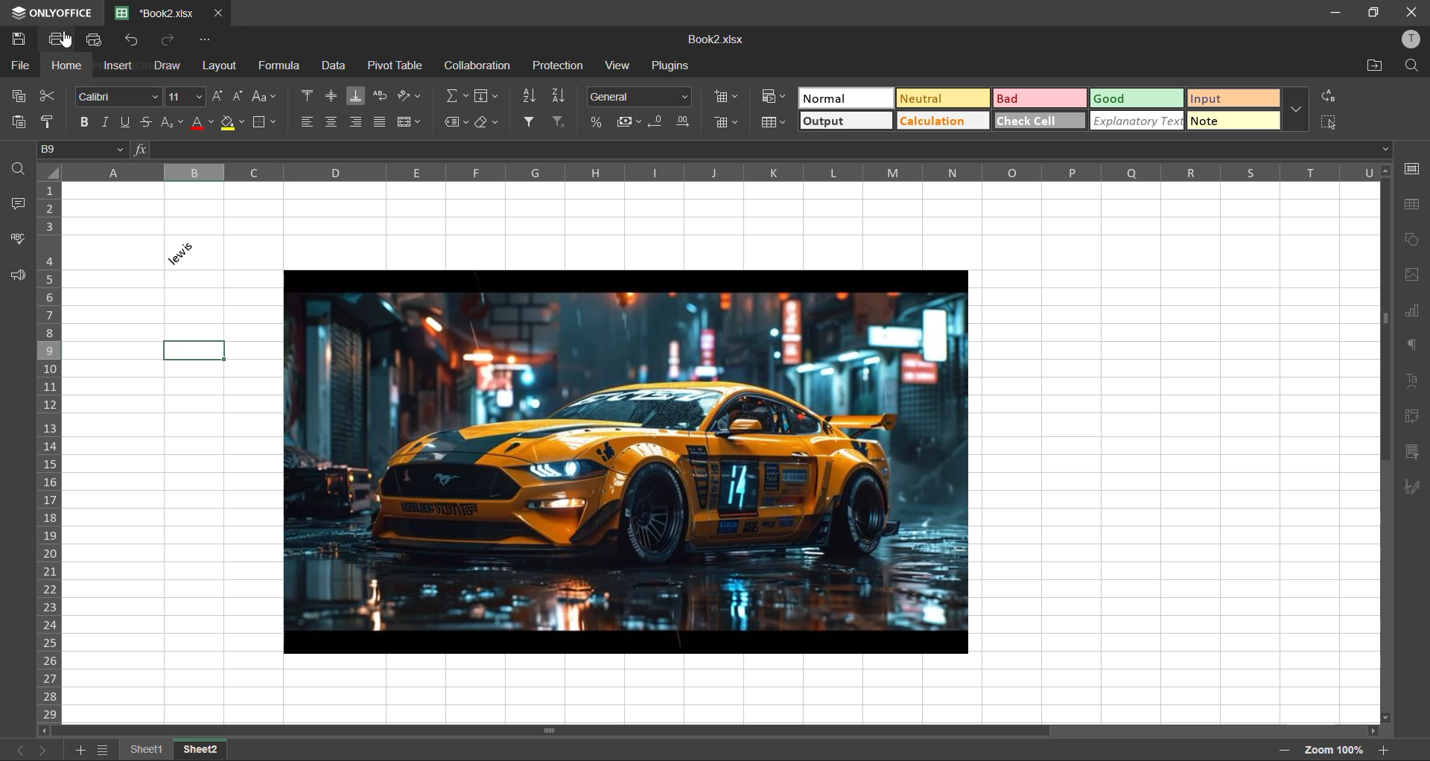  What do you see at coordinates (144, 124) in the screenshot?
I see `strikethrough` at bounding box center [144, 124].